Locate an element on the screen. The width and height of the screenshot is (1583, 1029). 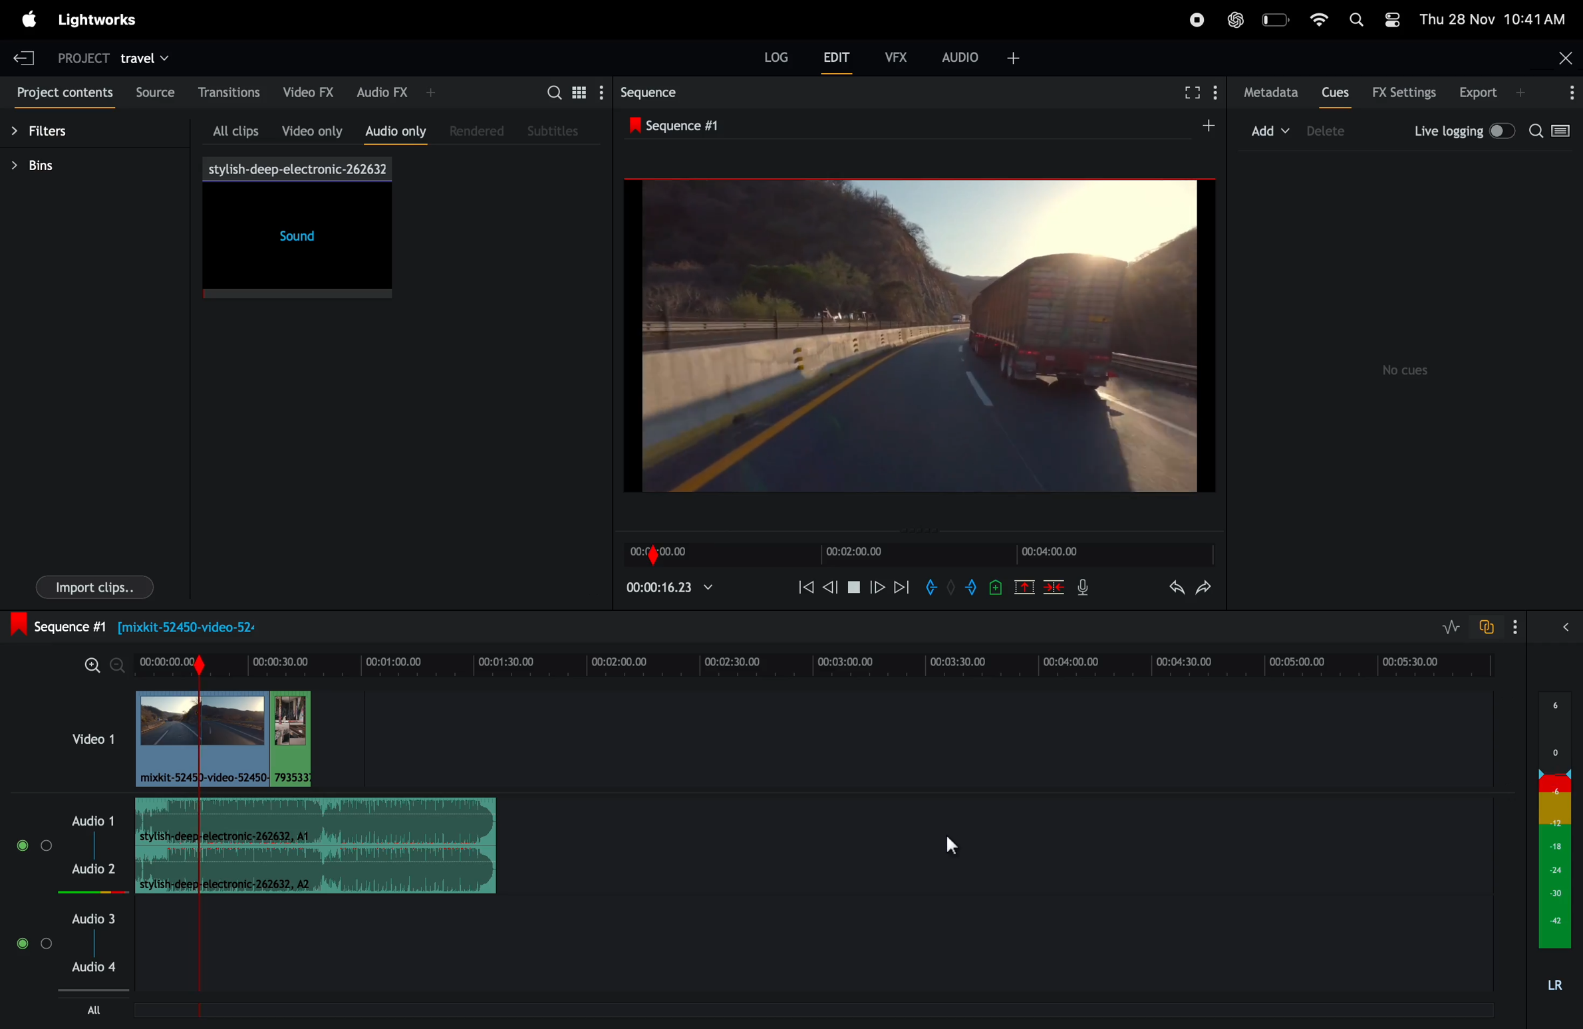
Fx settings is located at coordinates (1405, 91).